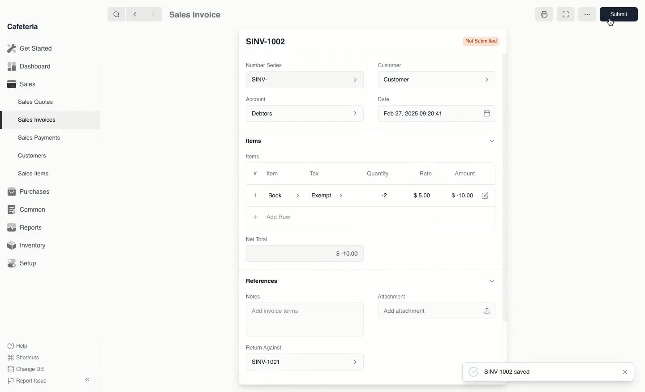 This screenshot has height=392, width=645. I want to click on Return Against, so click(262, 347).